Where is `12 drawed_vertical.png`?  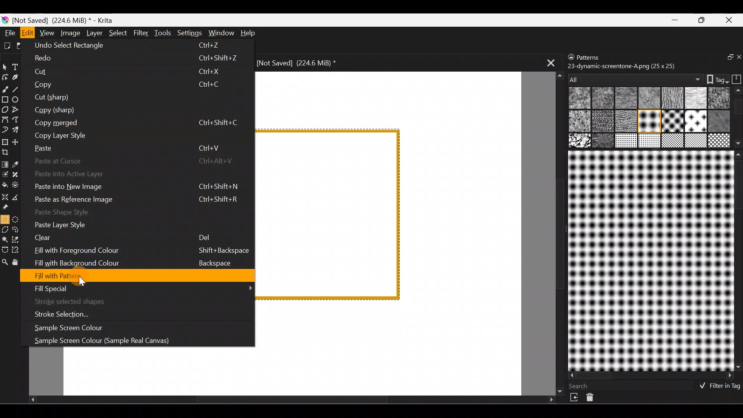 12 drawed_vertical.png is located at coordinates (696, 122).